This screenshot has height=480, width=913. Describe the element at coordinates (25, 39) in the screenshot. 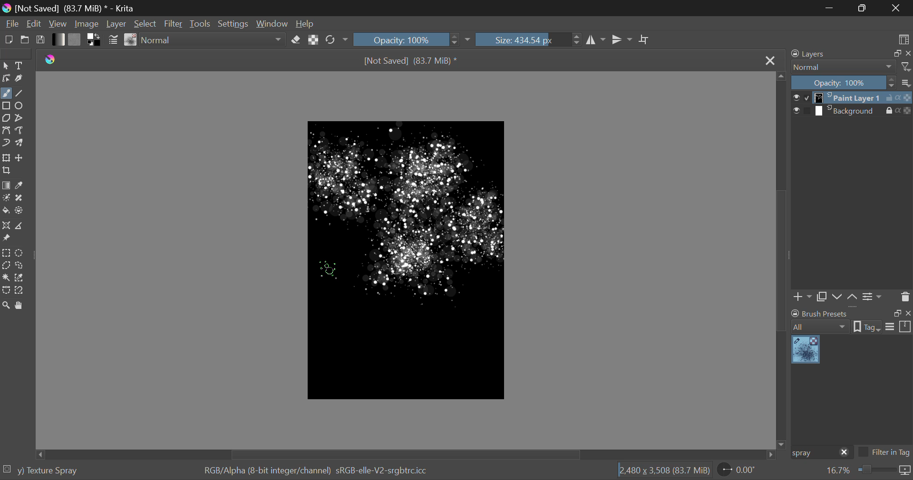

I see `Open` at that location.